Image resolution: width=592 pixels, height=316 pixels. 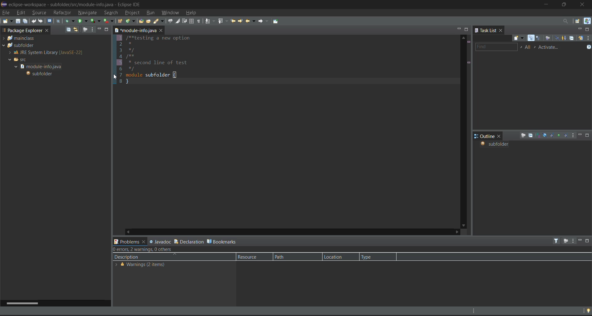 What do you see at coordinates (502, 31) in the screenshot?
I see `close` at bounding box center [502, 31].